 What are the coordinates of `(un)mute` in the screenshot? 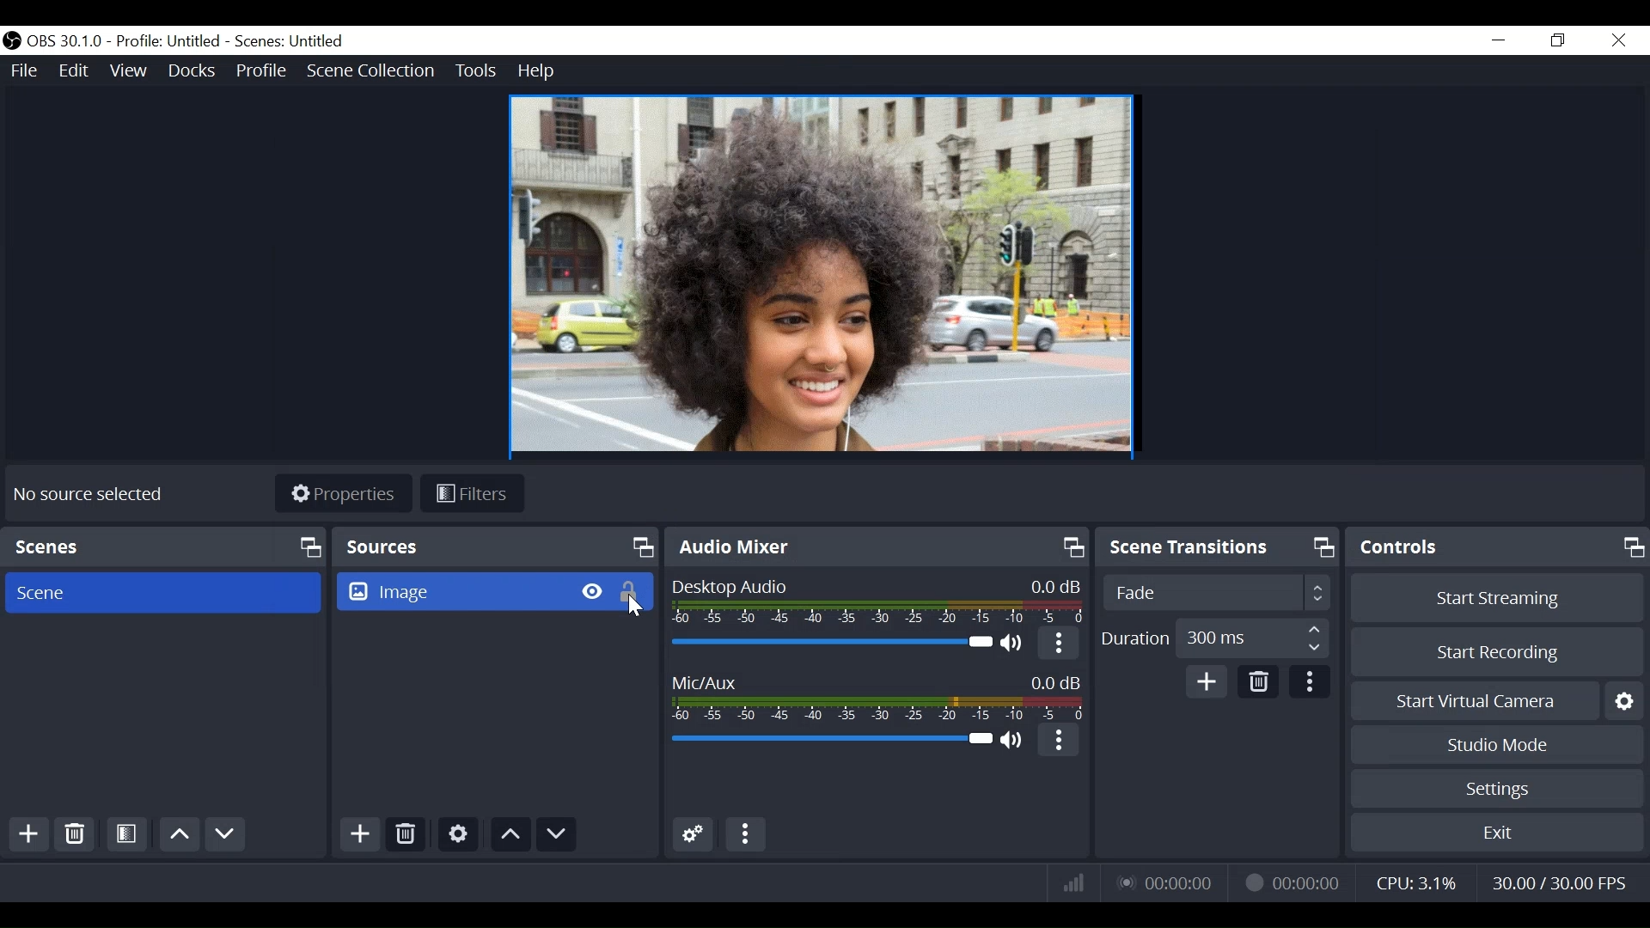 It's located at (1016, 741).